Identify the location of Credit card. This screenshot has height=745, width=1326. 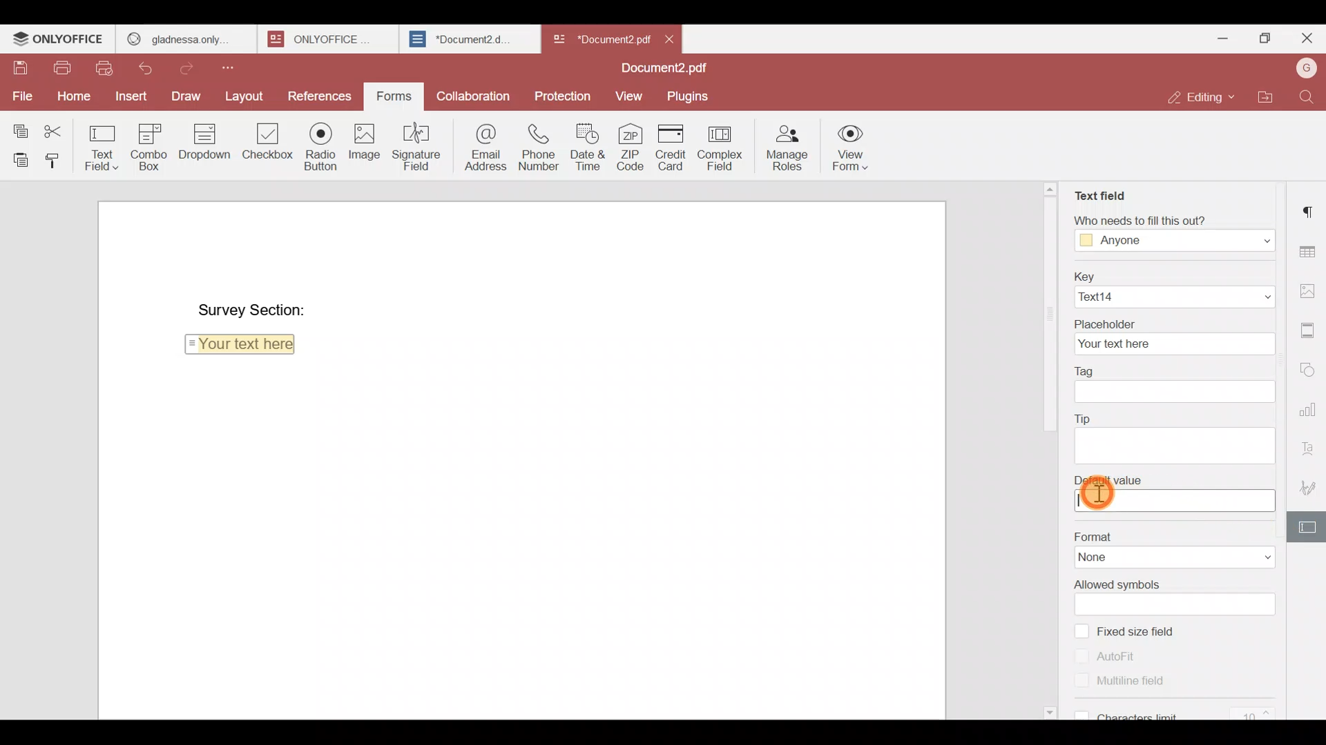
(673, 148).